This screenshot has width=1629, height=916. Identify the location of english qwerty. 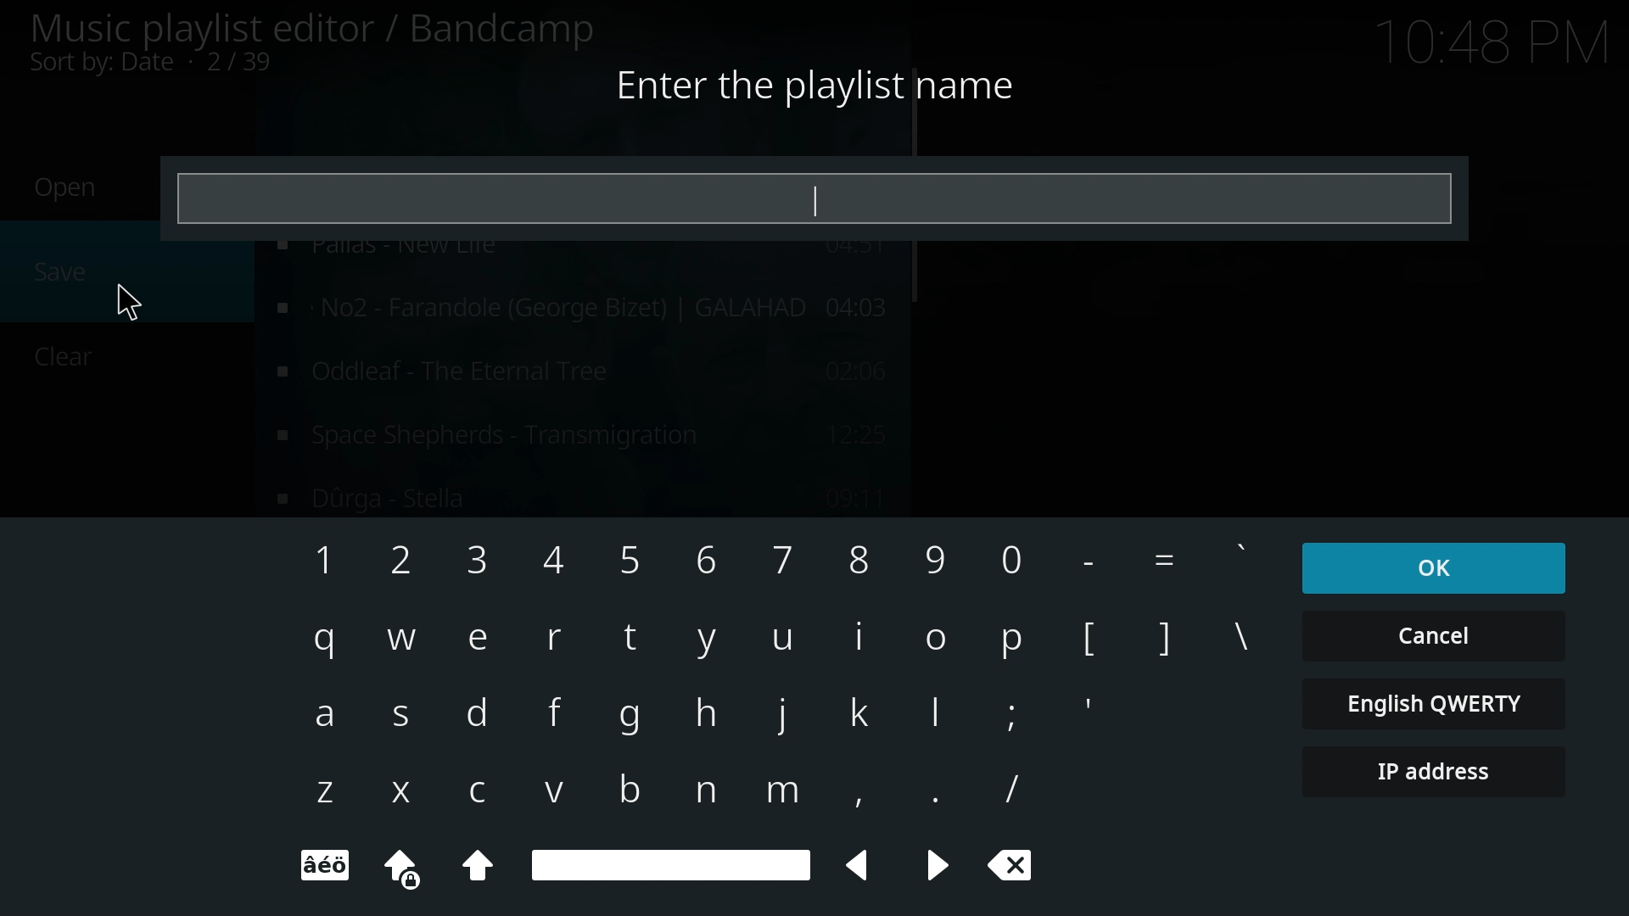
(1437, 703).